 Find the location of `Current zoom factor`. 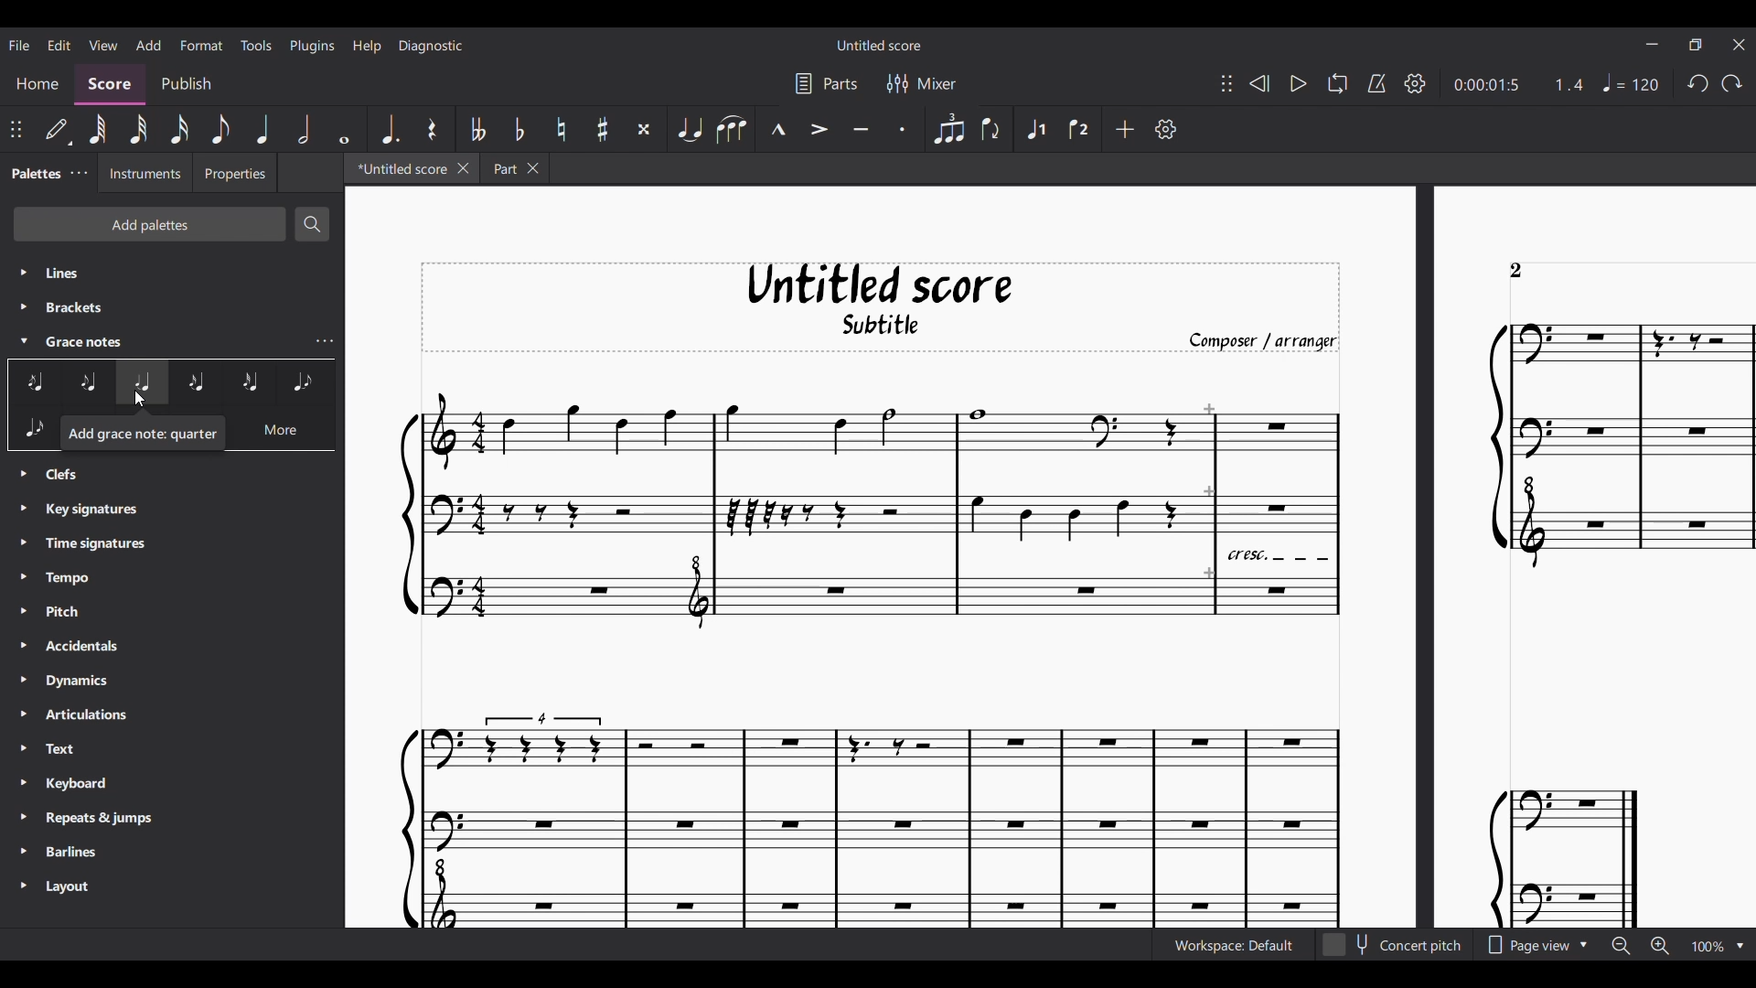

Current zoom factor is located at coordinates (1708, 946).